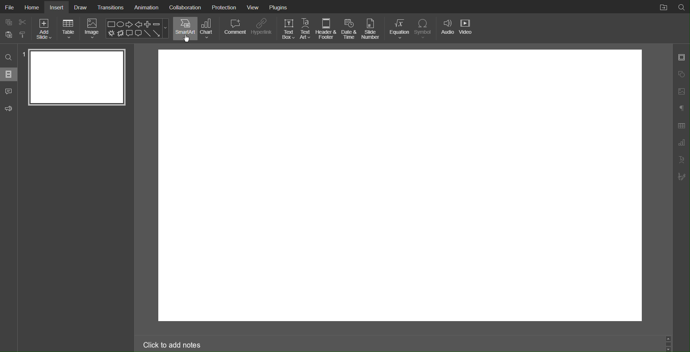 The height and width of the screenshot is (352, 690). Describe the element at coordinates (400, 29) in the screenshot. I see `Equation` at that location.